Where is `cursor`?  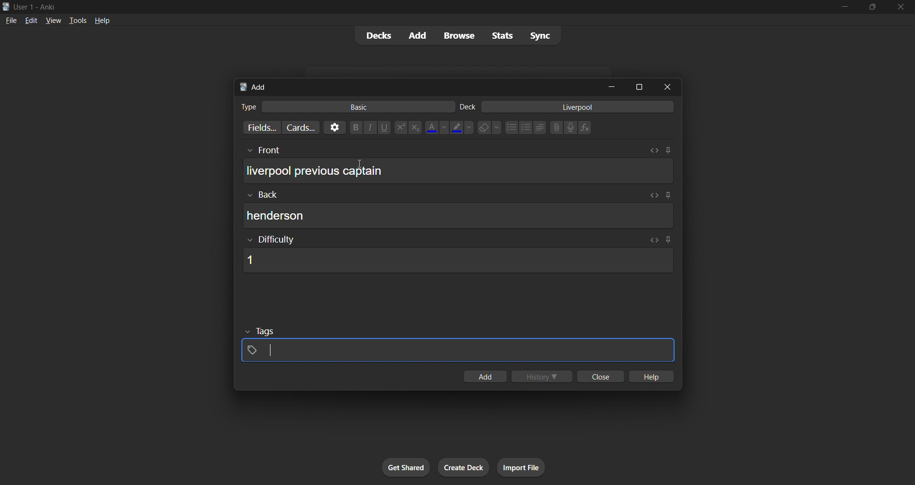
cursor is located at coordinates (358, 164).